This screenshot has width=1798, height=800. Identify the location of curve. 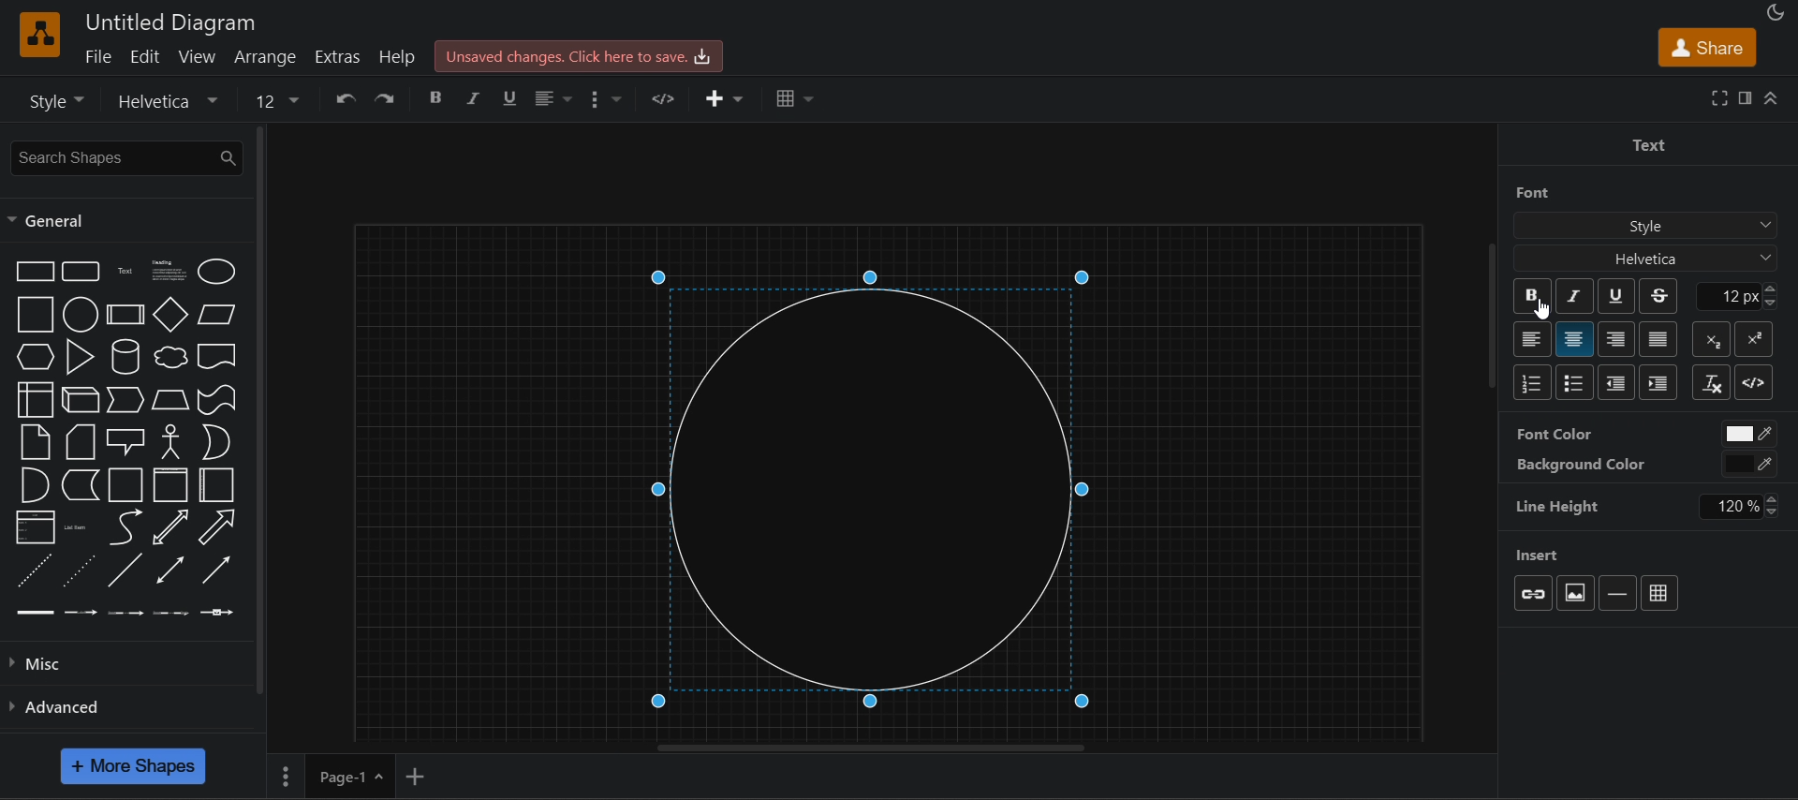
(124, 528).